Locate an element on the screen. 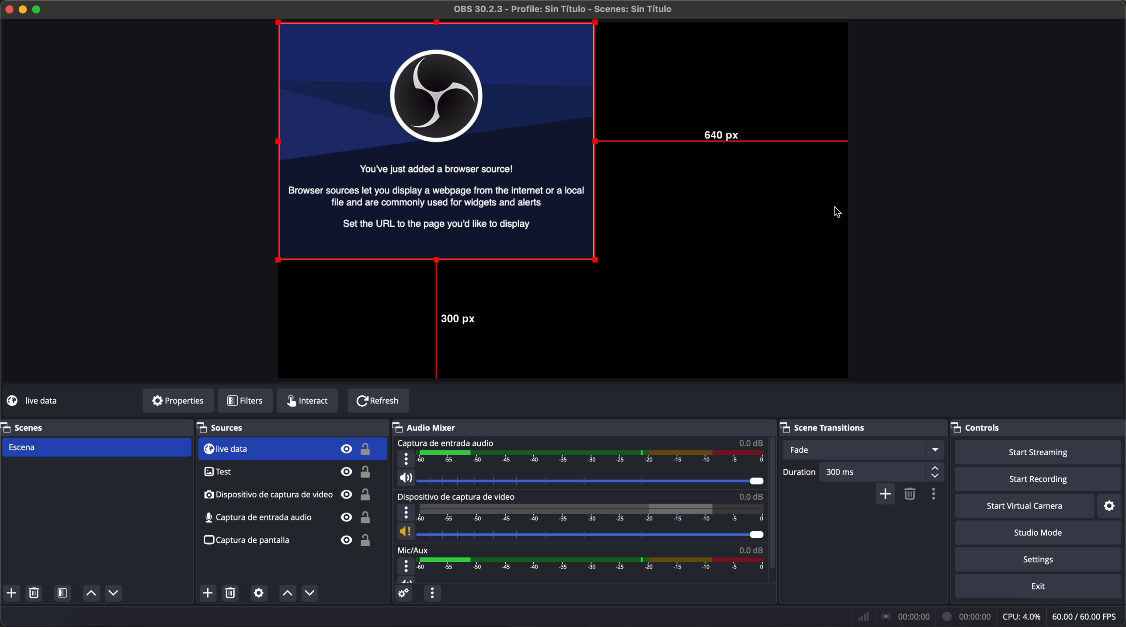 Image resolution: width=1126 pixels, height=627 pixels. audio mixer is located at coordinates (429, 428).